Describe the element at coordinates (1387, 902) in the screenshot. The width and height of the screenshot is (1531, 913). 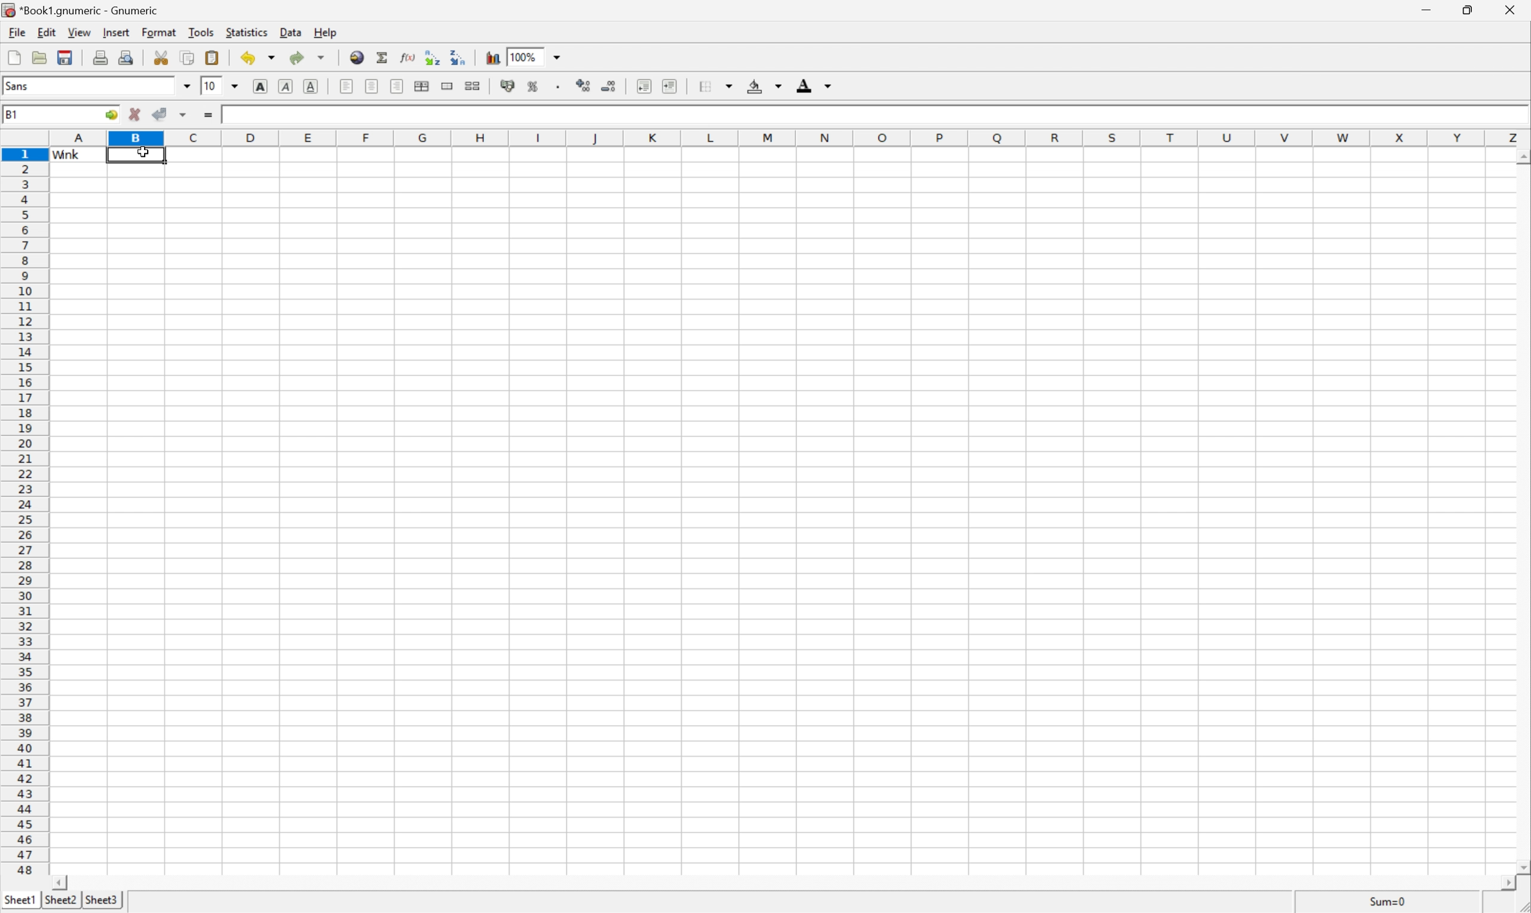
I see `sum=0` at that location.